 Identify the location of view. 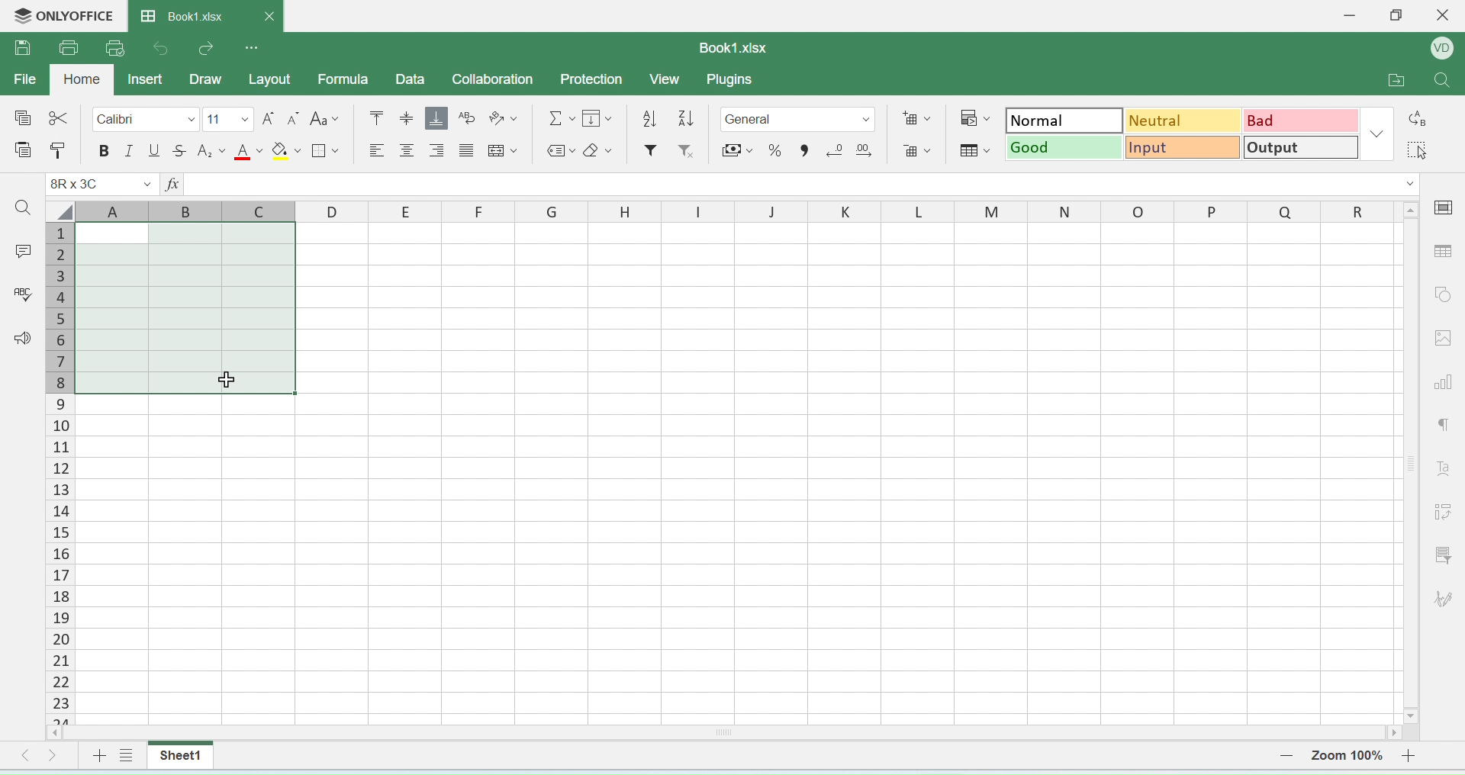
(663, 79).